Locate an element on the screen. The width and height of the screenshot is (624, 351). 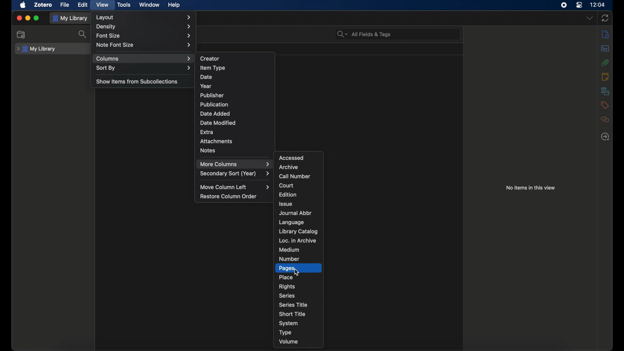
archive is located at coordinates (288, 167).